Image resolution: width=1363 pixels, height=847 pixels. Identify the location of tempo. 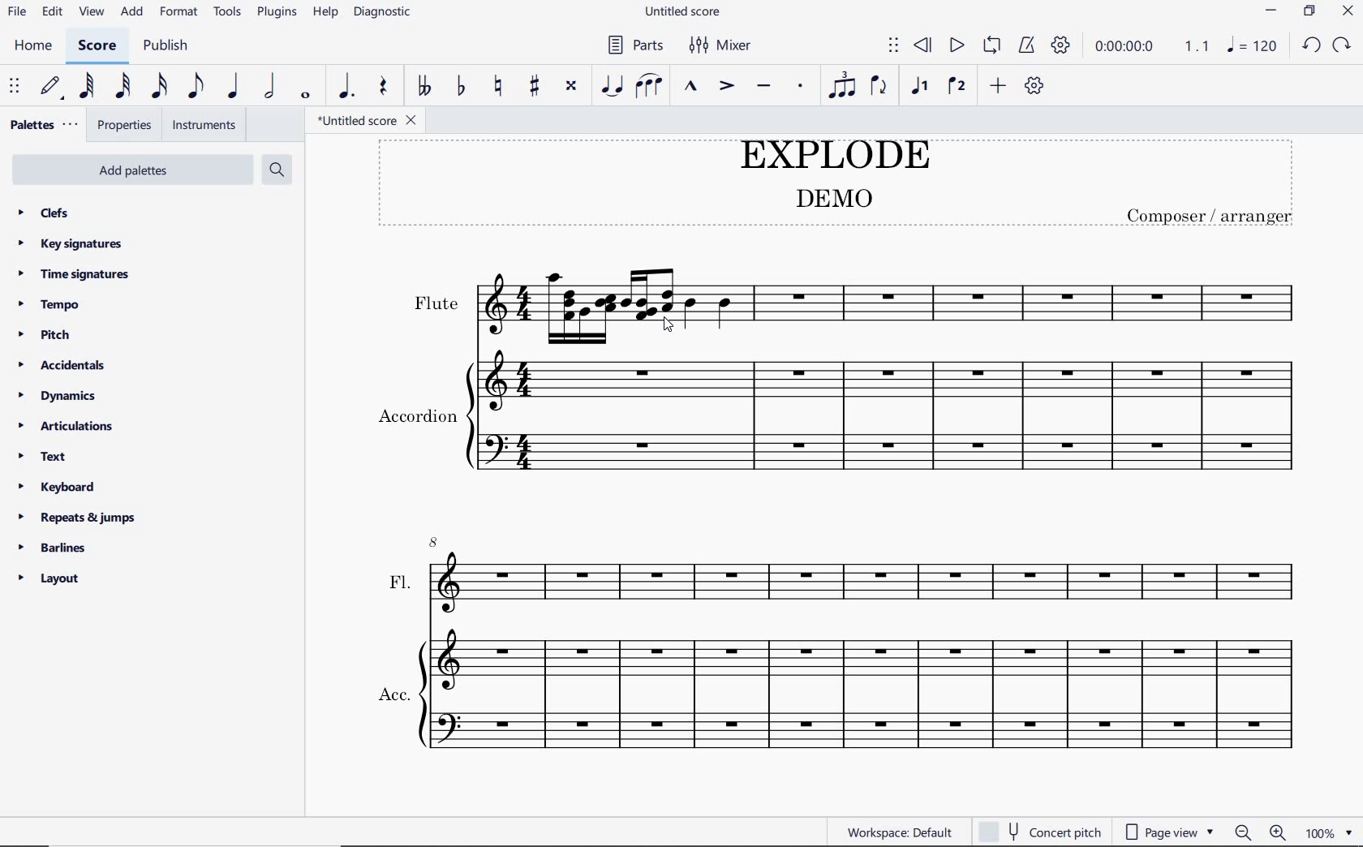
(52, 306).